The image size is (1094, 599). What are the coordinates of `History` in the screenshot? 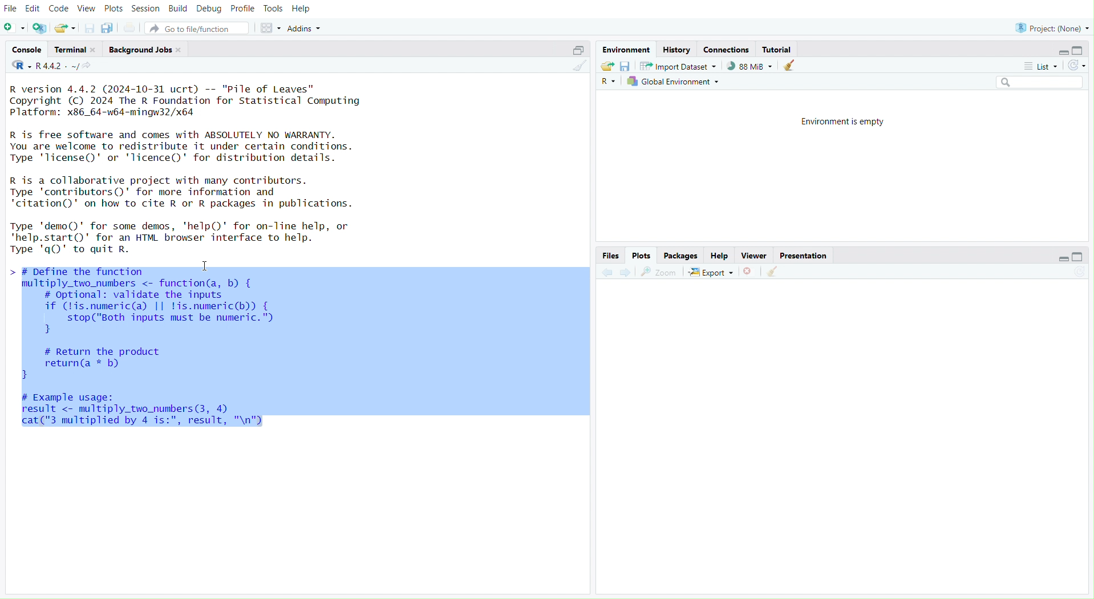 It's located at (677, 48).